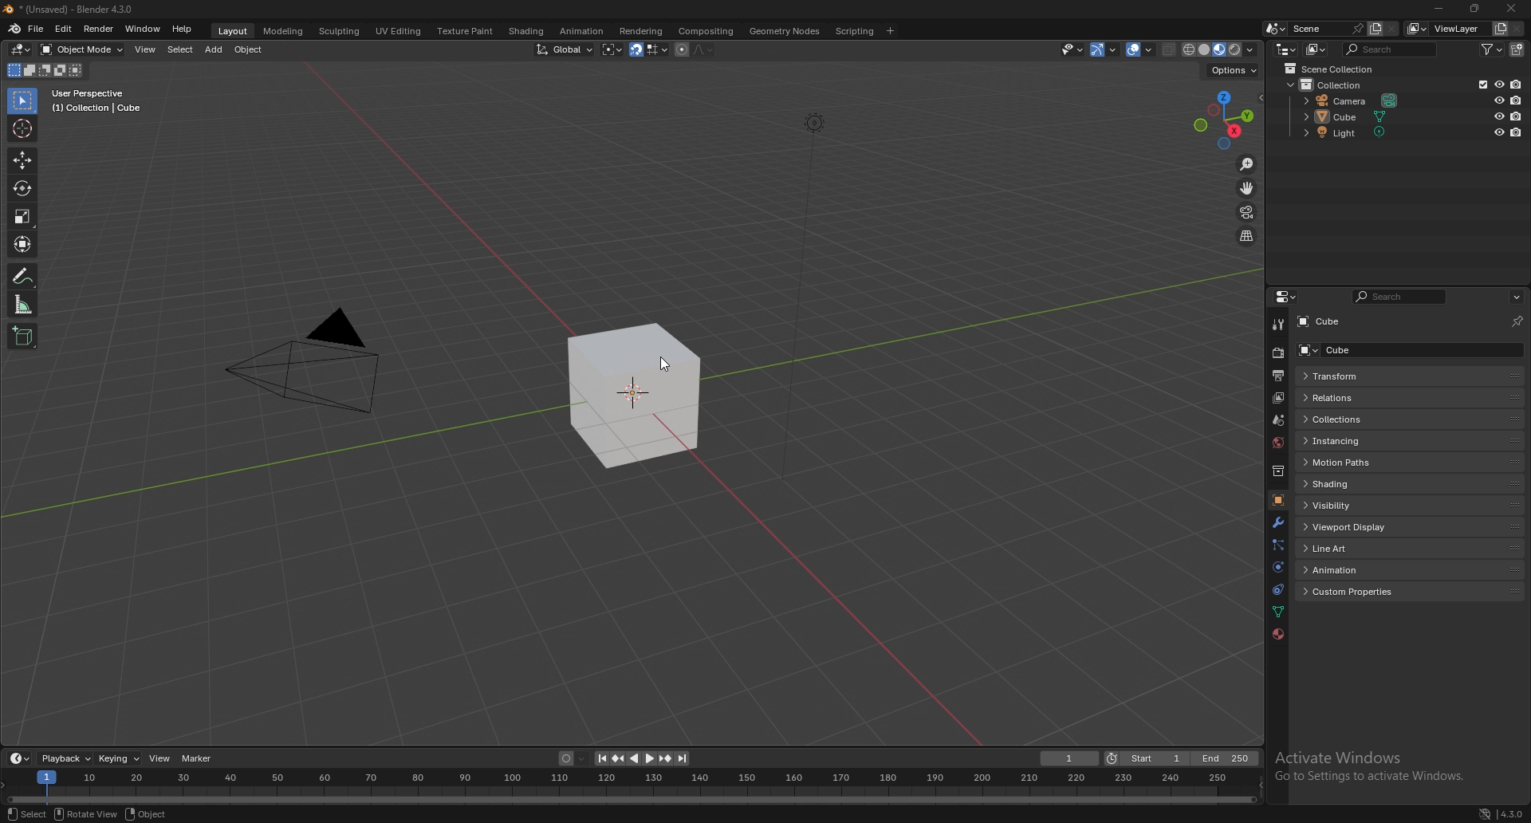 This screenshot has height=823, width=1531. I want to click on disable in renders, so click(1517, 116).